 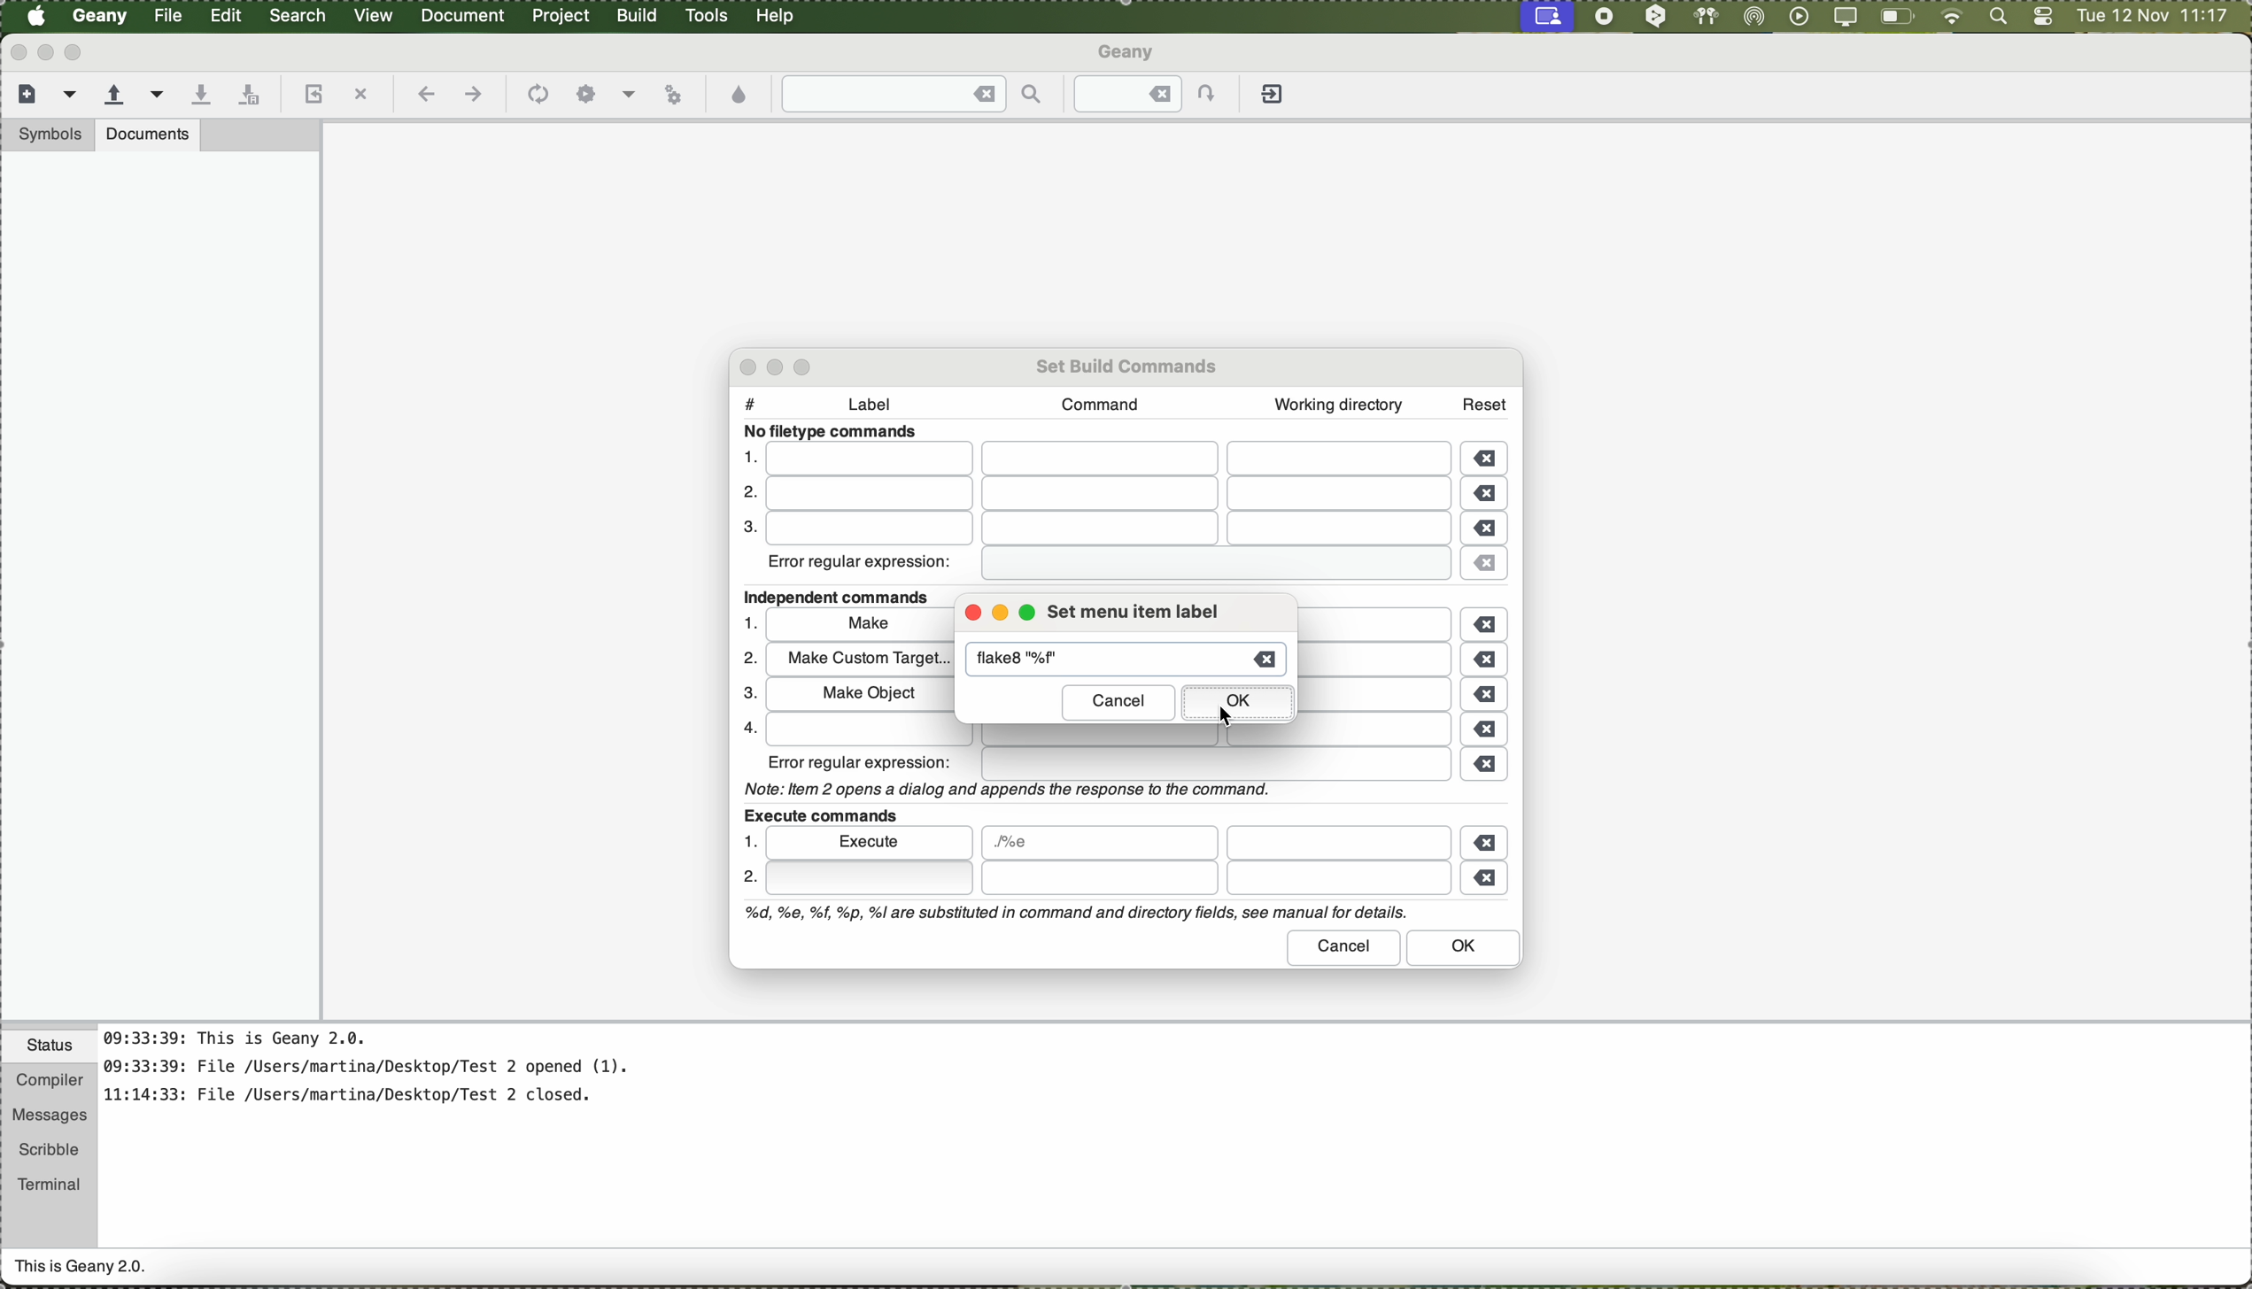 What do you see at coordinates (50, 1048) in the screenshot?
I see `status` at bounding box center [50, 1048].